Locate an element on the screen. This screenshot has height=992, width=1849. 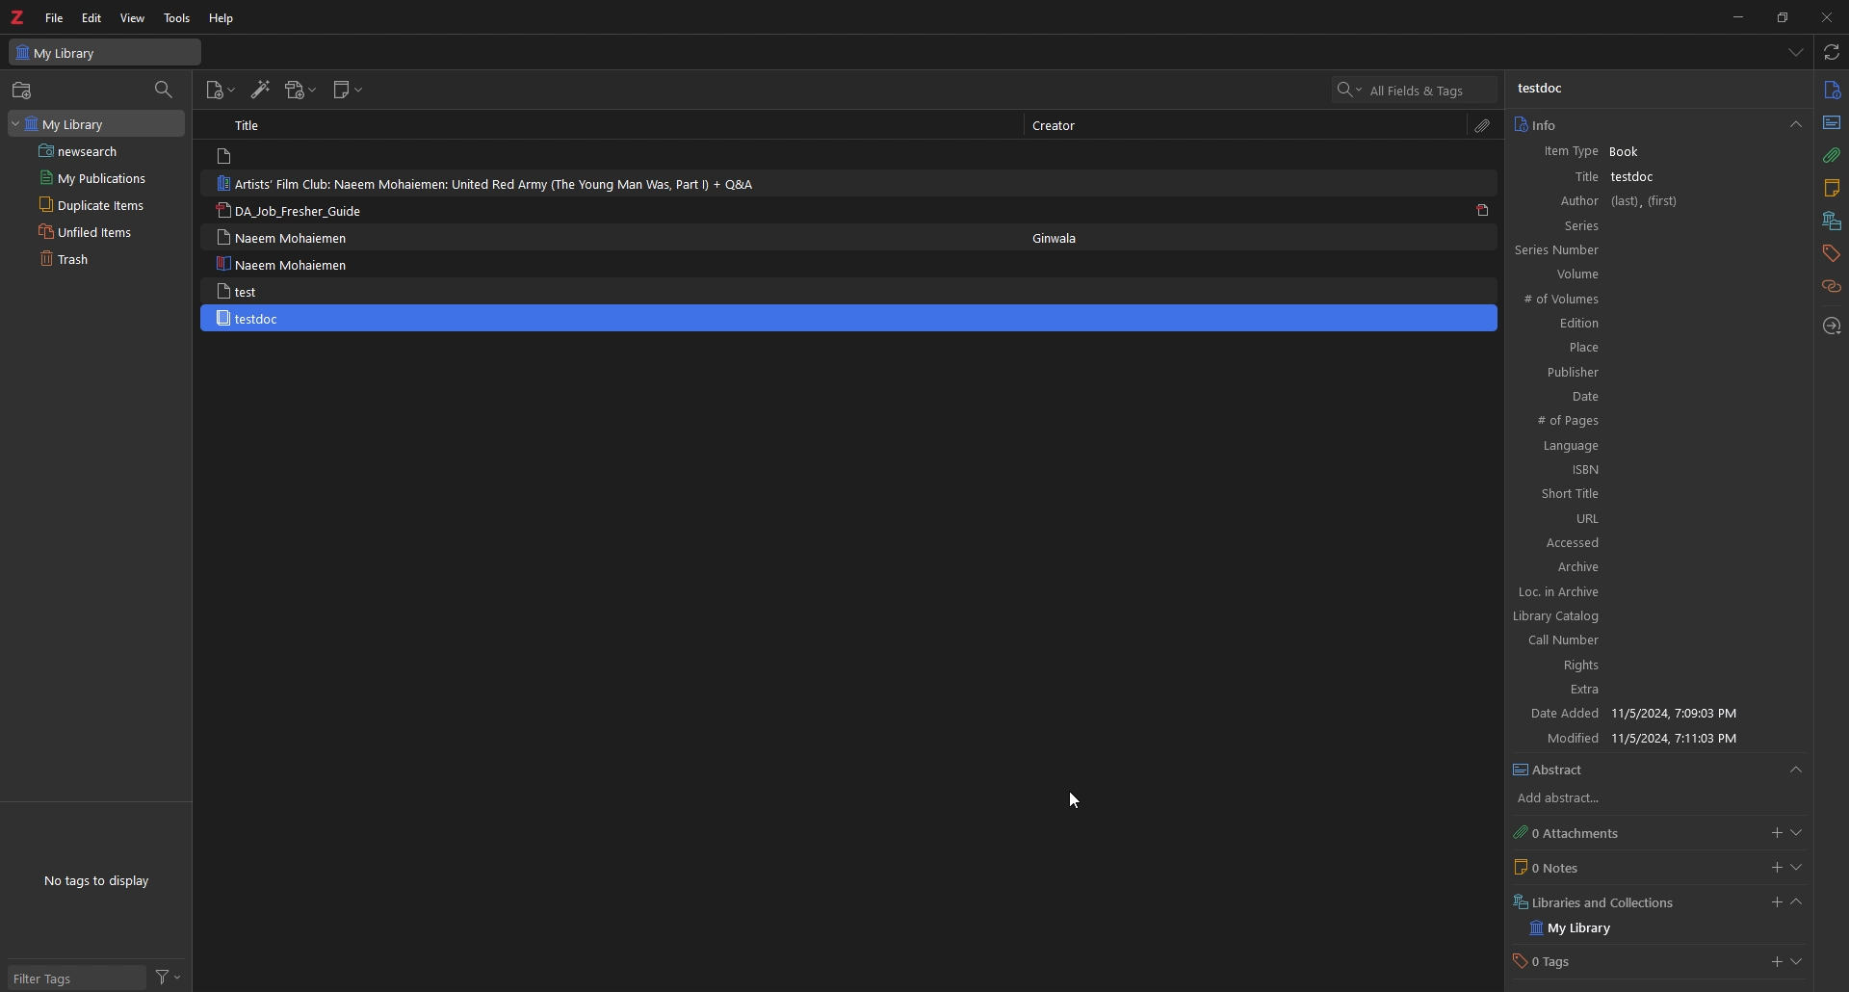
view is located at coordinates (133, 18).